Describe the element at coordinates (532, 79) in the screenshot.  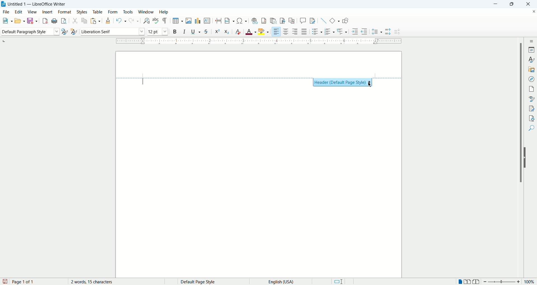
I see `navigator` at that location.